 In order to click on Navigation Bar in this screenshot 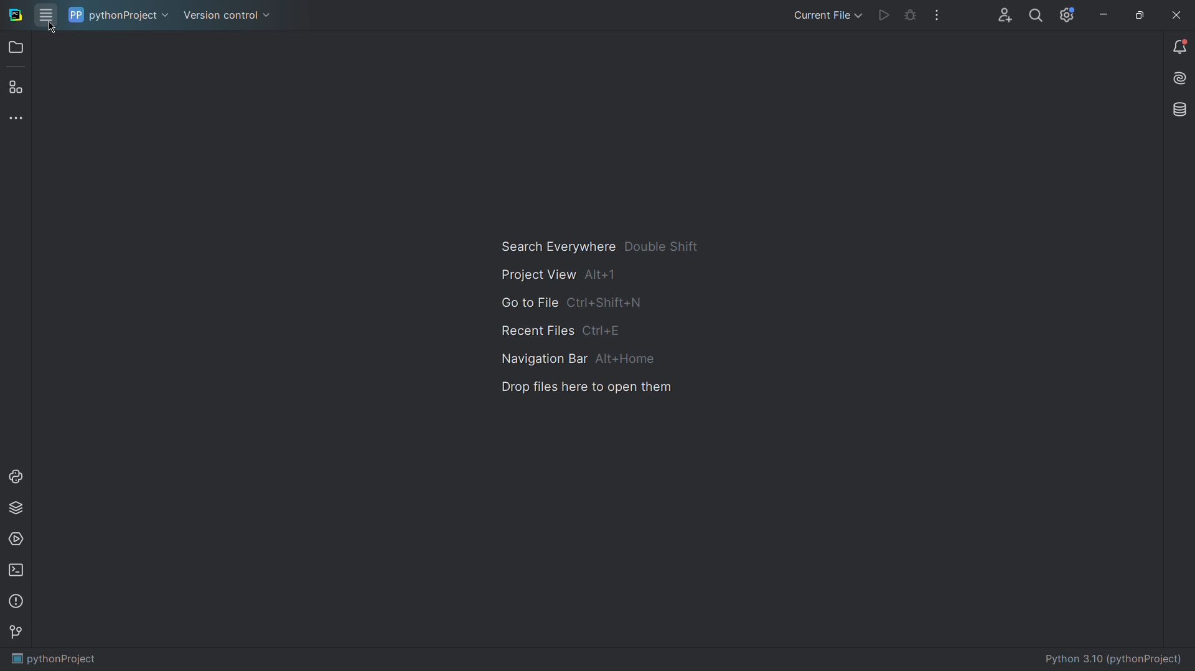, I will do `click(571, 358)`.